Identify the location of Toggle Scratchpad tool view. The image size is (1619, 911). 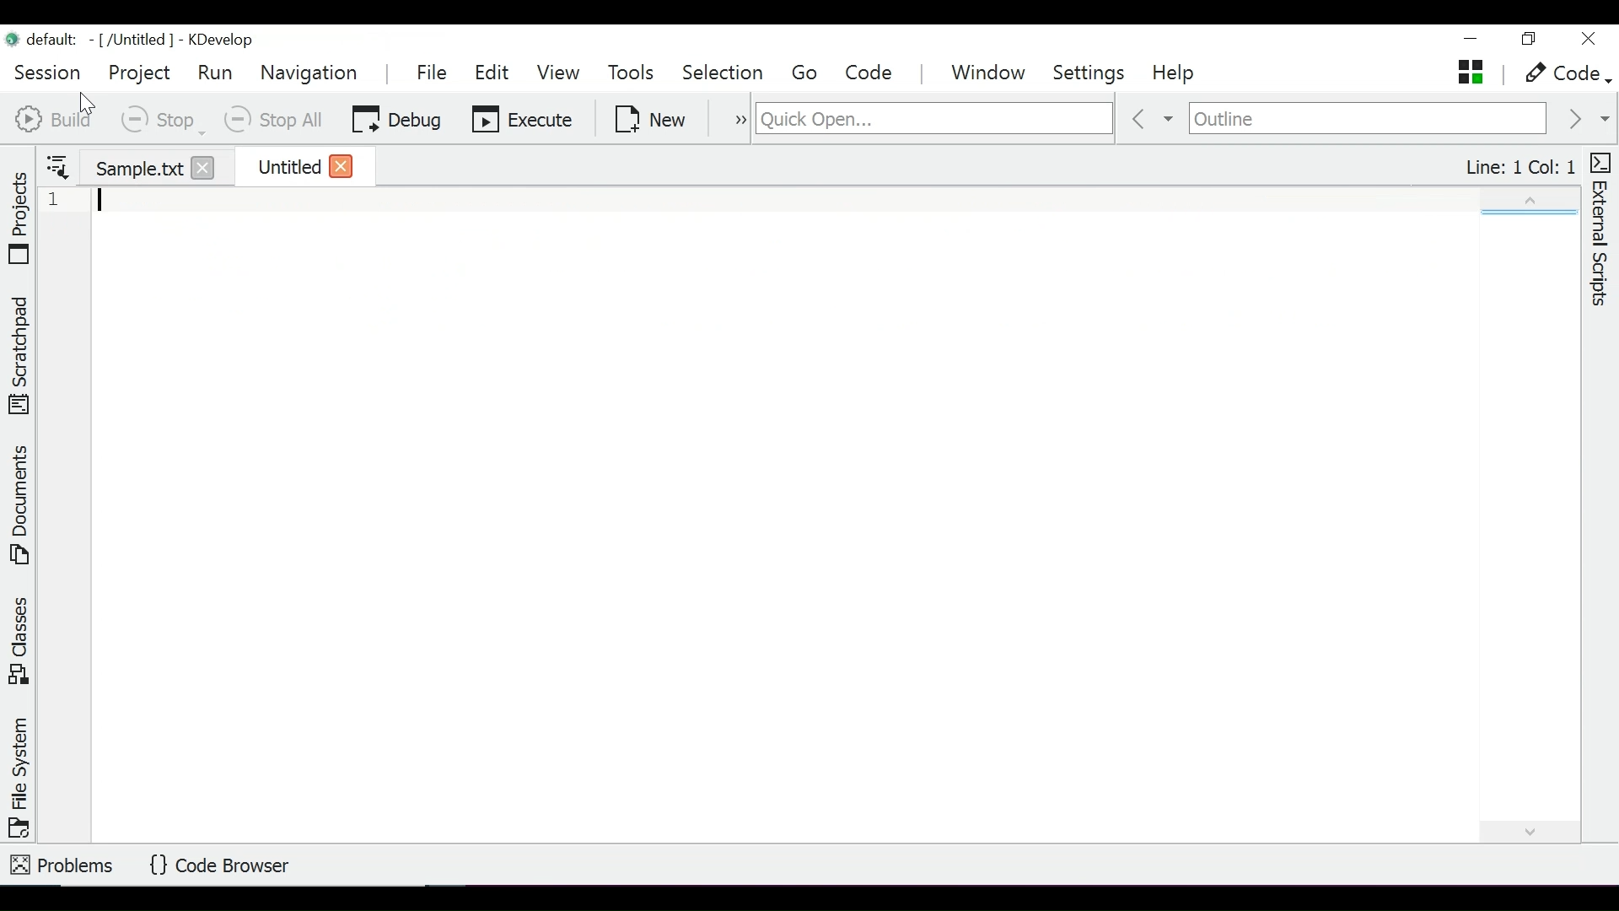
(18, 352).